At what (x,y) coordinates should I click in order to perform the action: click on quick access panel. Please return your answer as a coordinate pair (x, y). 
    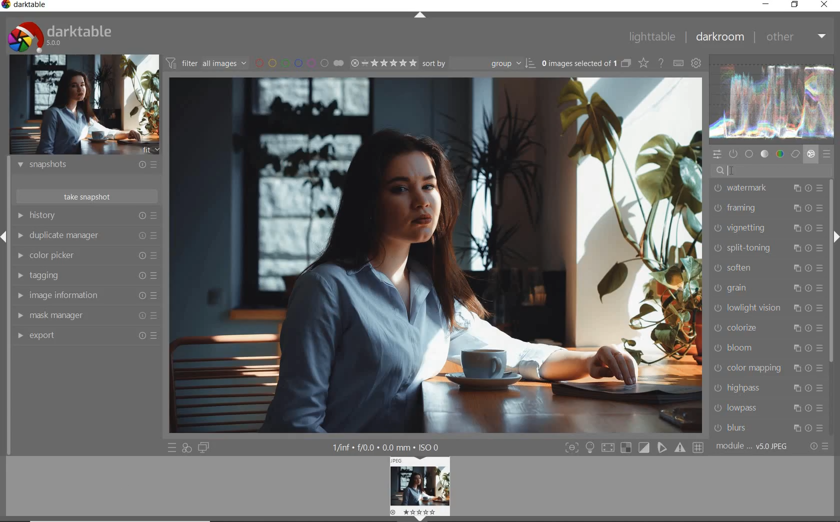
    Looking at the image, I should click on (717, 154).